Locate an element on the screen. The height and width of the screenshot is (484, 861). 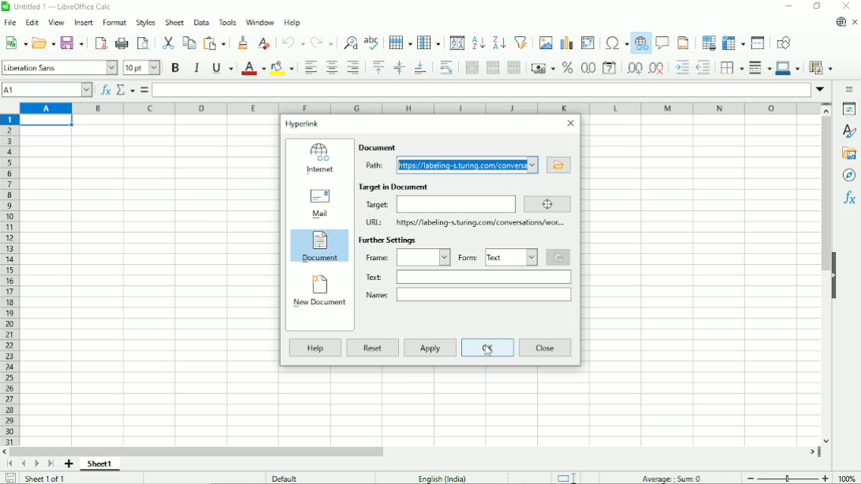
Default is located at coordinates (287, 478).